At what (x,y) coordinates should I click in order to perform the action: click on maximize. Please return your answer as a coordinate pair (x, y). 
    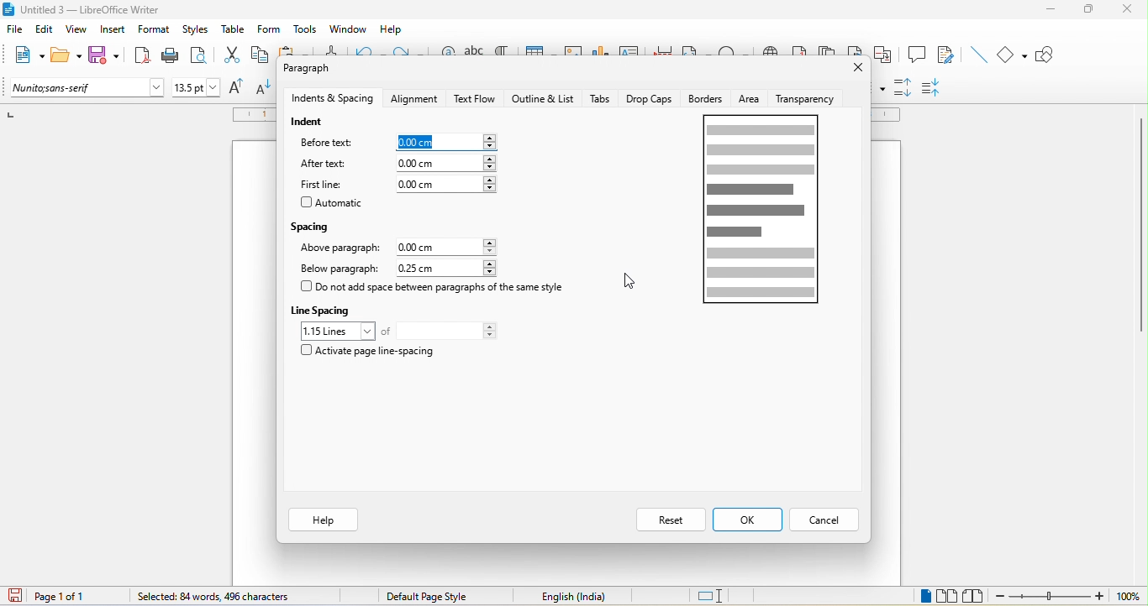
    Looking at the image, I should click on (1082, 10).